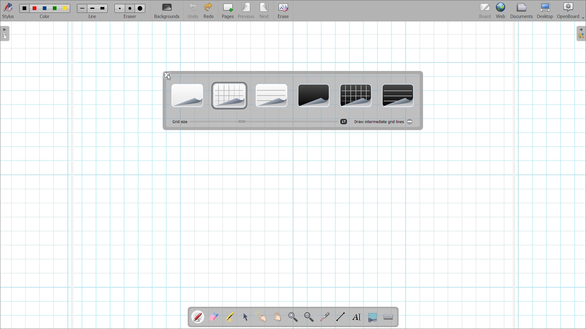  I want to click on OpenBoard settings, so click(571, 11).